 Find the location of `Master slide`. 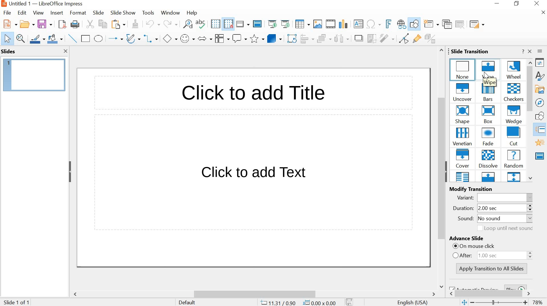

Master slide is located at coordinates (258, 23).